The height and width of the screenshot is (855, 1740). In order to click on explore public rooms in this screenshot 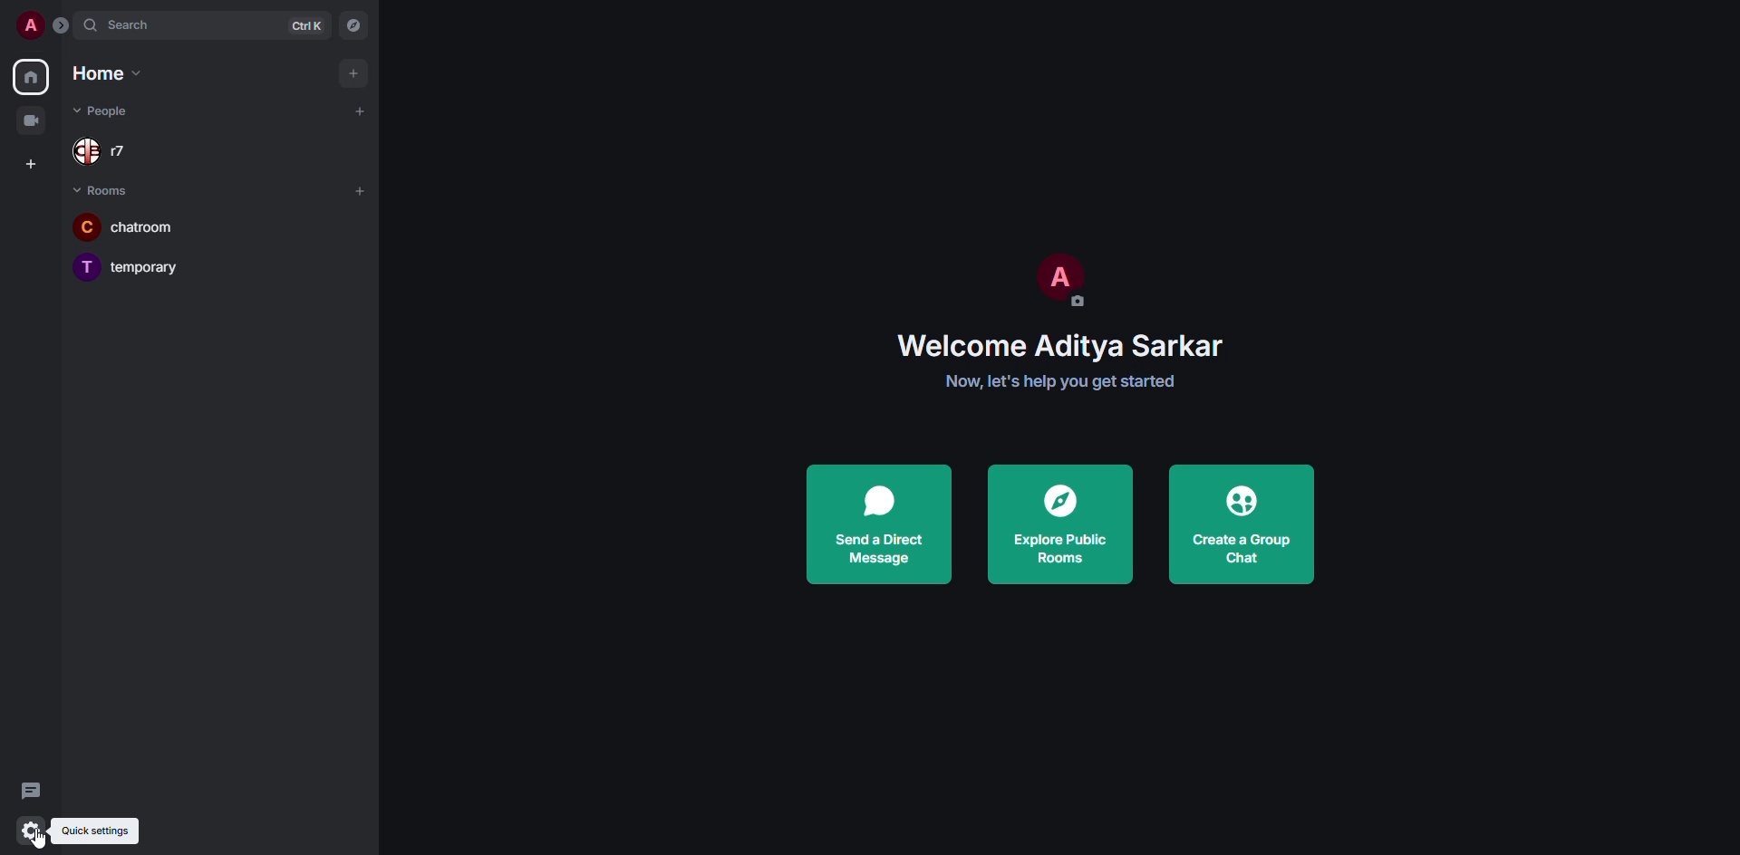, I will do `click(1055, 524)`.